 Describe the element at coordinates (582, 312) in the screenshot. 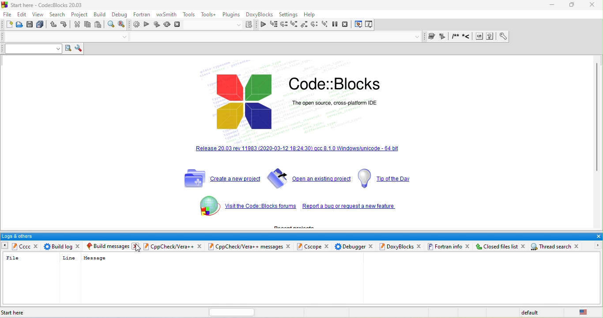

I see `united state` at that location.